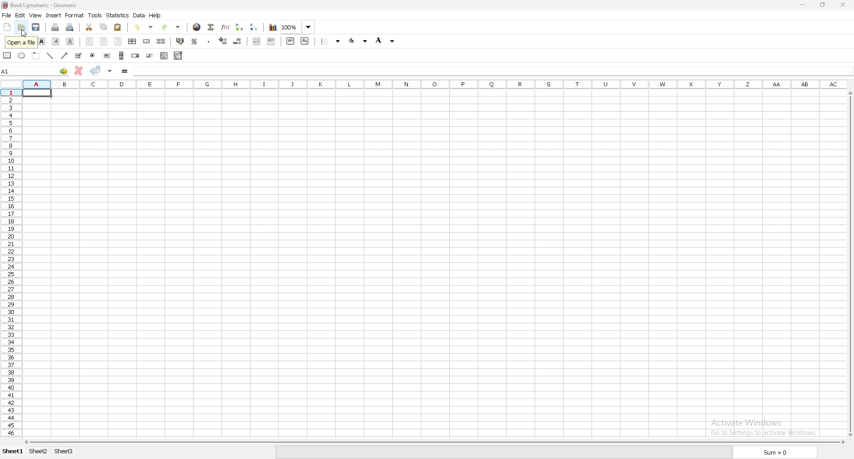 This screenshot has height=459, width=854. I want to click on foreground, so click(359, 41).